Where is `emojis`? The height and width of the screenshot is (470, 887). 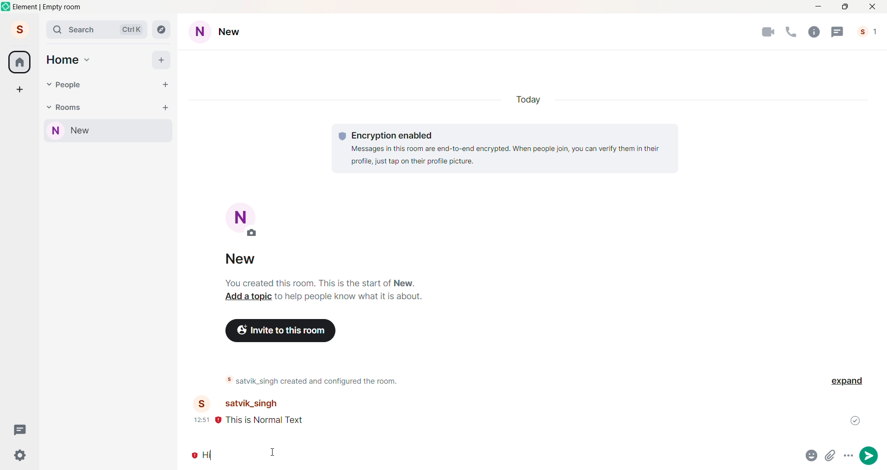
emojis is located at coordinates (812, 456).